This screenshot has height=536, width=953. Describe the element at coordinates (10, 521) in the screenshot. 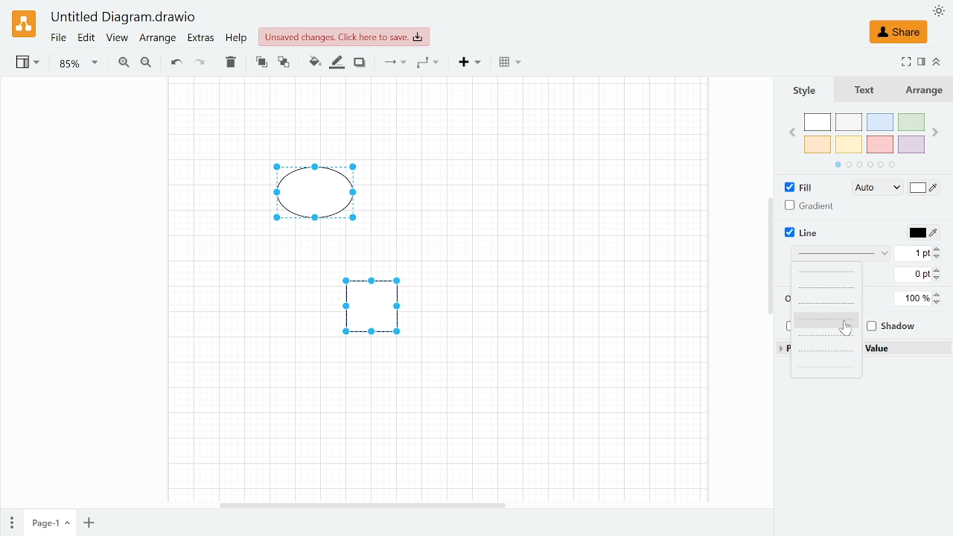

I see `Pages` at that location.